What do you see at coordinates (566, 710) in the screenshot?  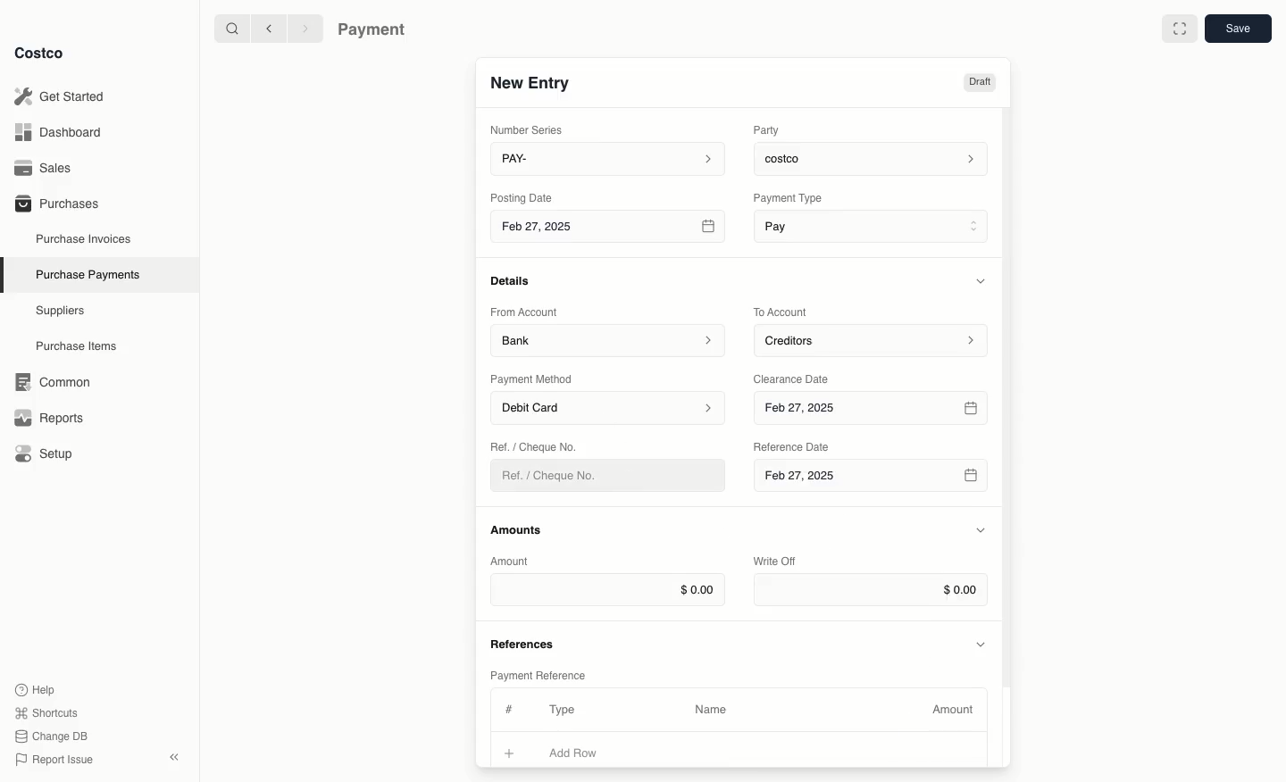 I see `Type` at bounding box center [566, 710].